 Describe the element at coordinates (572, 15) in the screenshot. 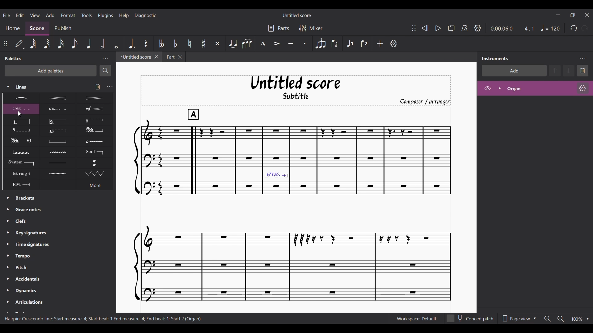

I see `Show interface in a smaller tab` at that location.